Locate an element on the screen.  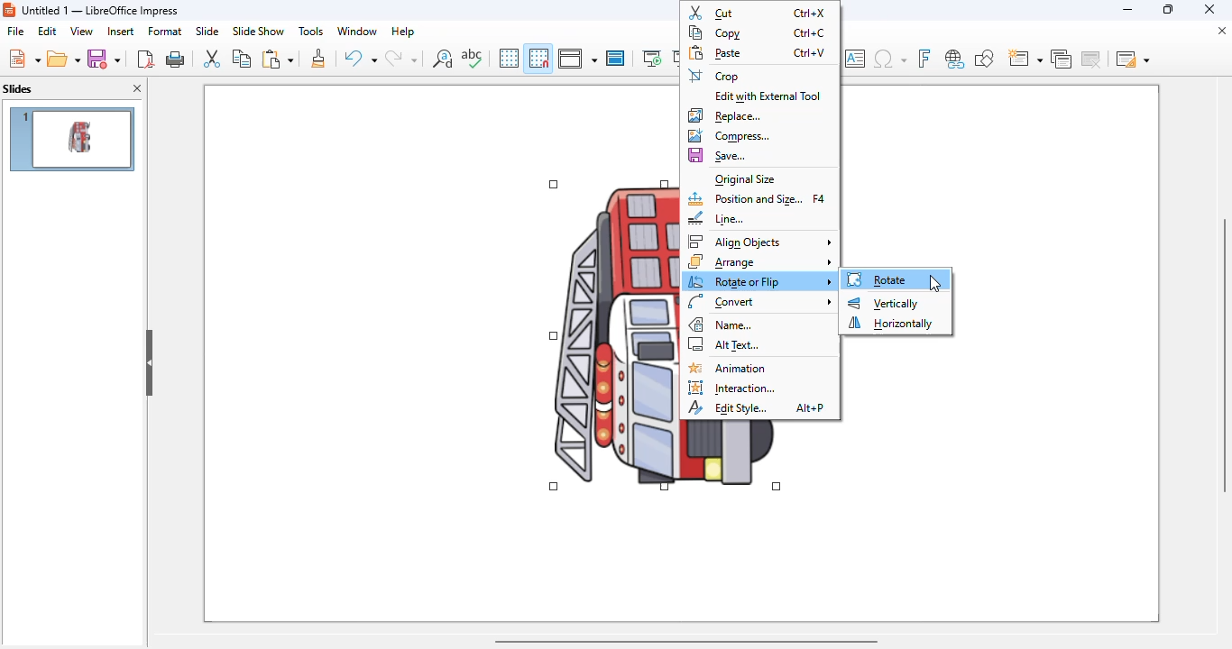
close pane is located at coordinates (137, 87).